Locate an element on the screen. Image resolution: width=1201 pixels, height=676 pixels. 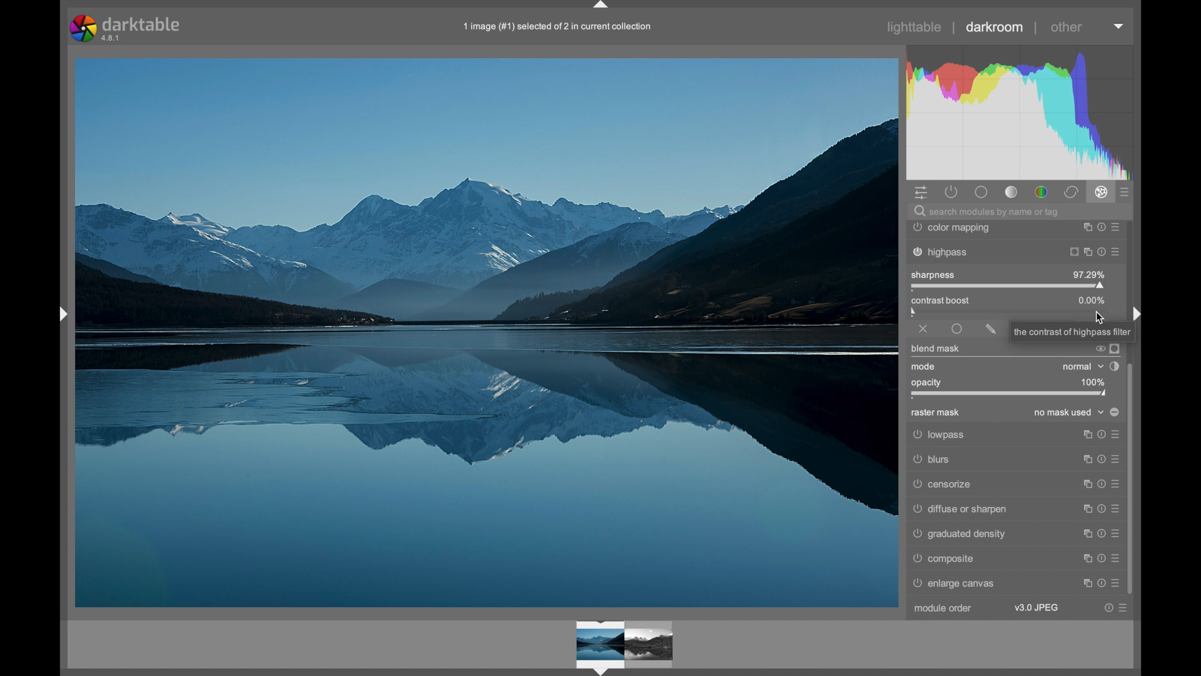
more options is located at coordinates (1101, 583).